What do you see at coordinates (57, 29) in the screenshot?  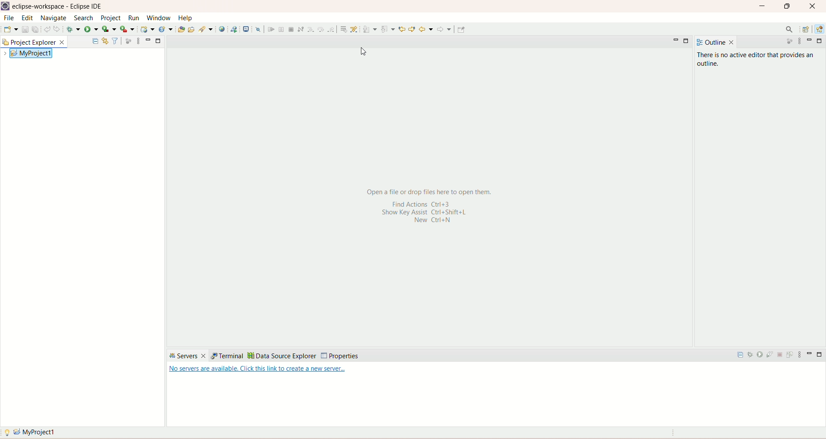 I see `redo` at bounding box center [57, 29].